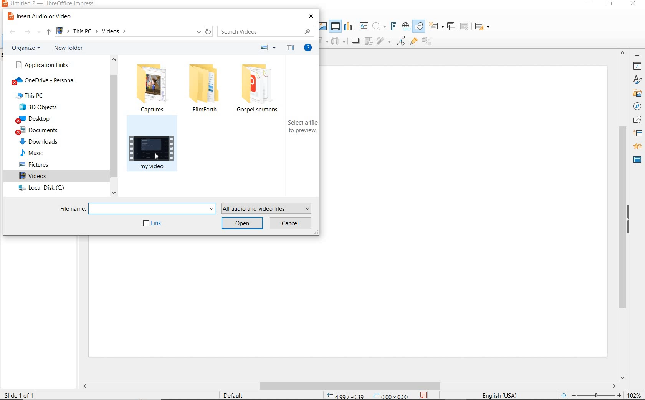 The image size is (645, 400). What do you see at coordinates (637, 147) in the screenshot?
I see `ANIMATION` at bounding box center [637, 147].